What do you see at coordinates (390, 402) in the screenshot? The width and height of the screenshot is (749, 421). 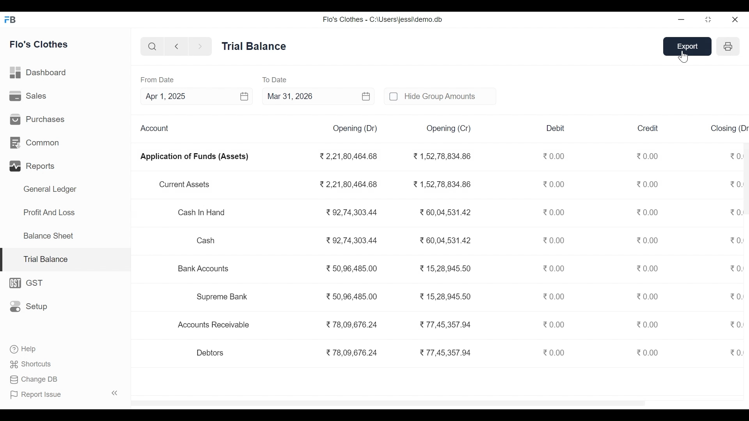 I see `scrollbar` at bounding box center [390, 402].